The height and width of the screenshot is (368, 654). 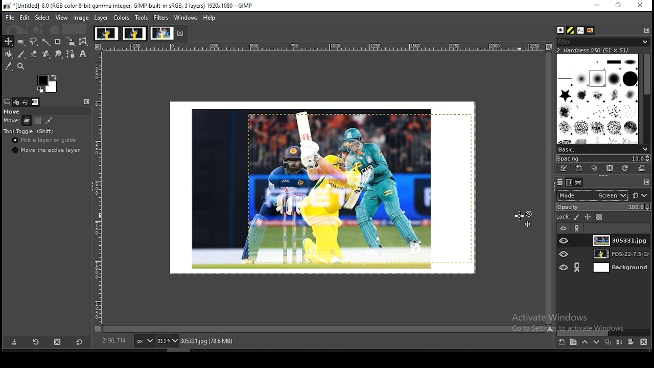 What do you see at coordinates (26, 102) in the screenshot?
I see `undo history` at bounding box center [26, 102].